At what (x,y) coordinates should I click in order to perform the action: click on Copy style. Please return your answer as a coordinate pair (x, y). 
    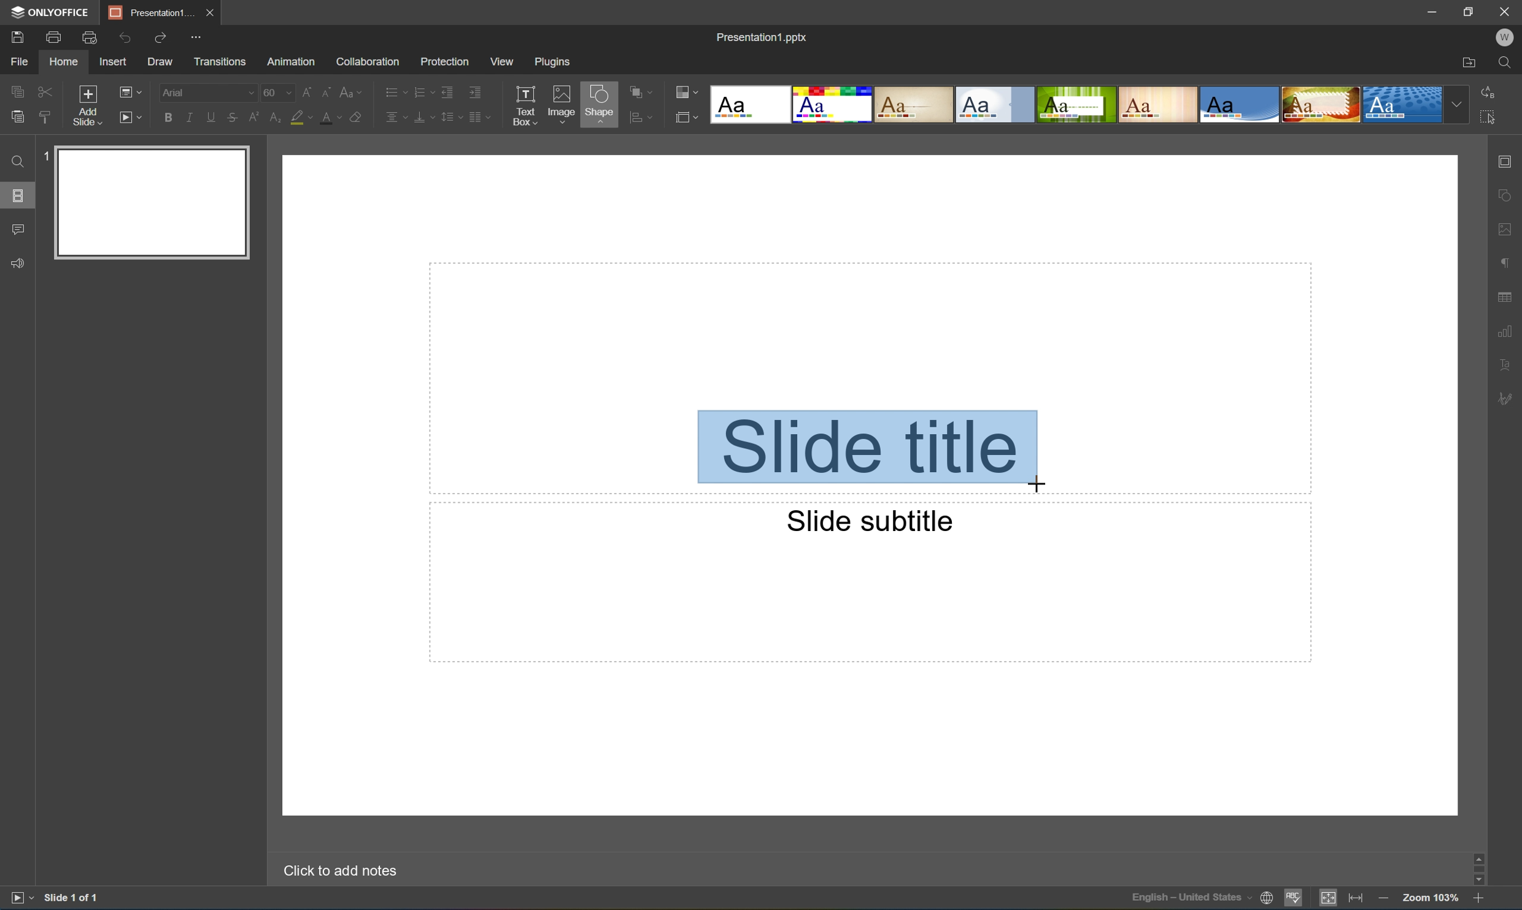
    Looking at the image, I should click on (45, 115).